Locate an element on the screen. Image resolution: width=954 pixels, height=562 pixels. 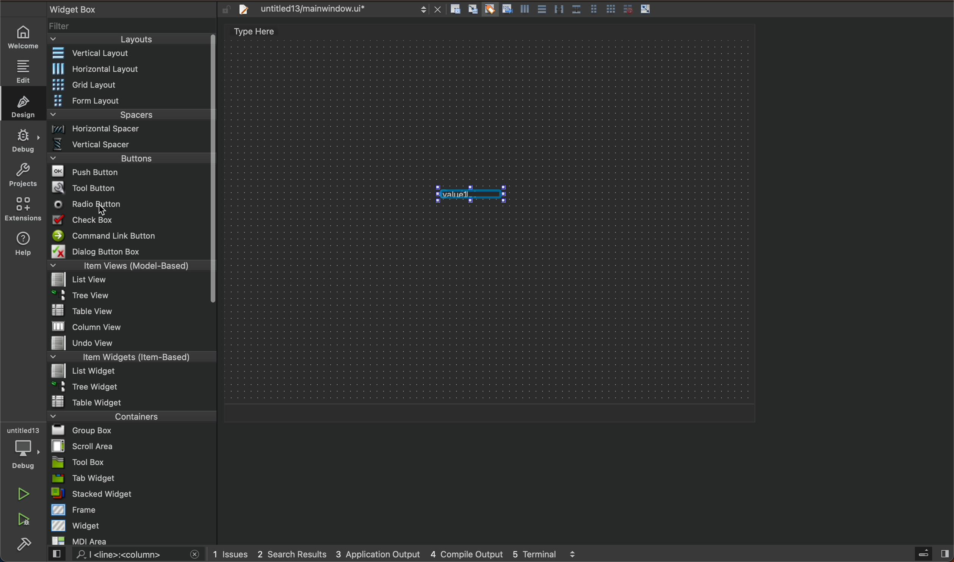
run is located at coordinates (25, 494).